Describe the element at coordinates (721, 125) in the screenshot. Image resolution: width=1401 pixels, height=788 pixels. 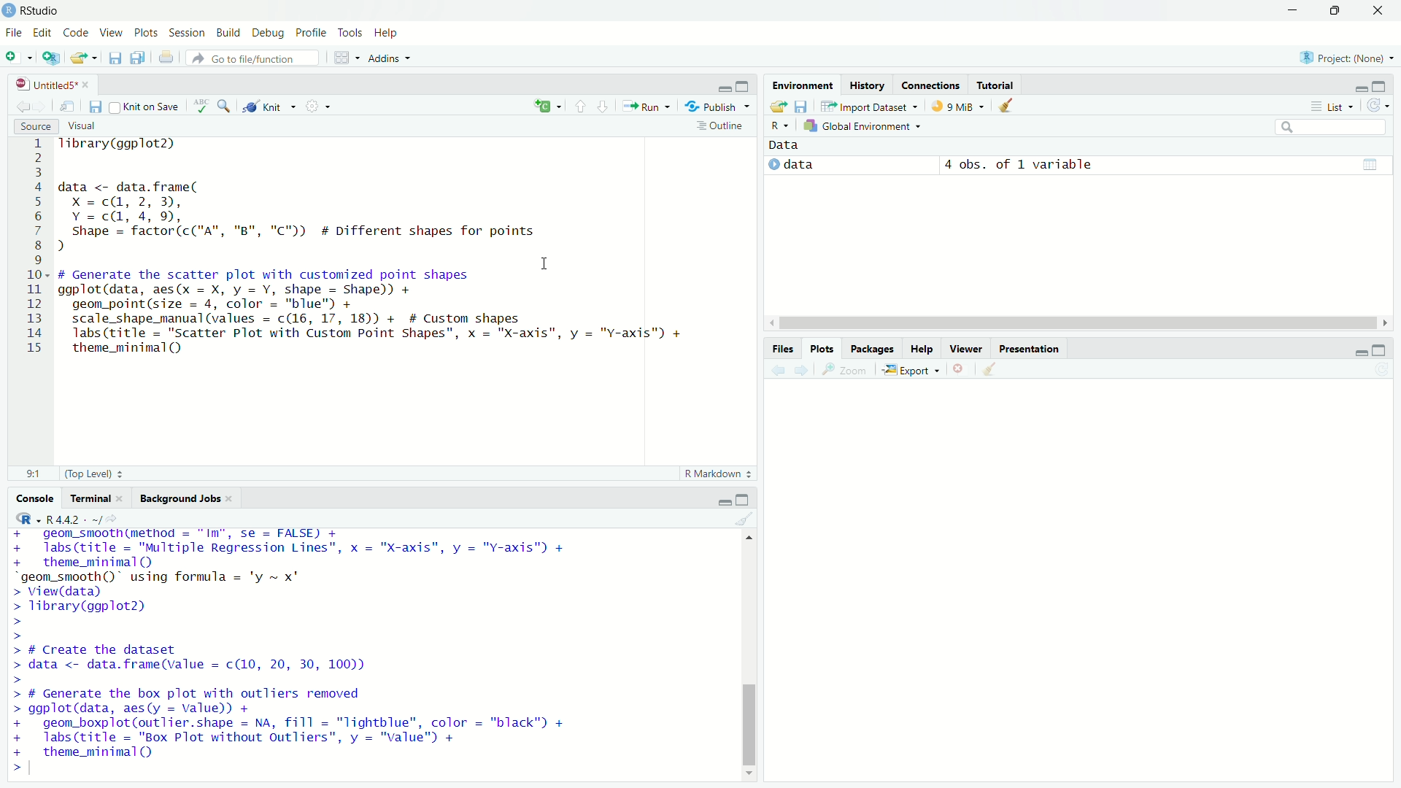
I see `Outline` at that location.